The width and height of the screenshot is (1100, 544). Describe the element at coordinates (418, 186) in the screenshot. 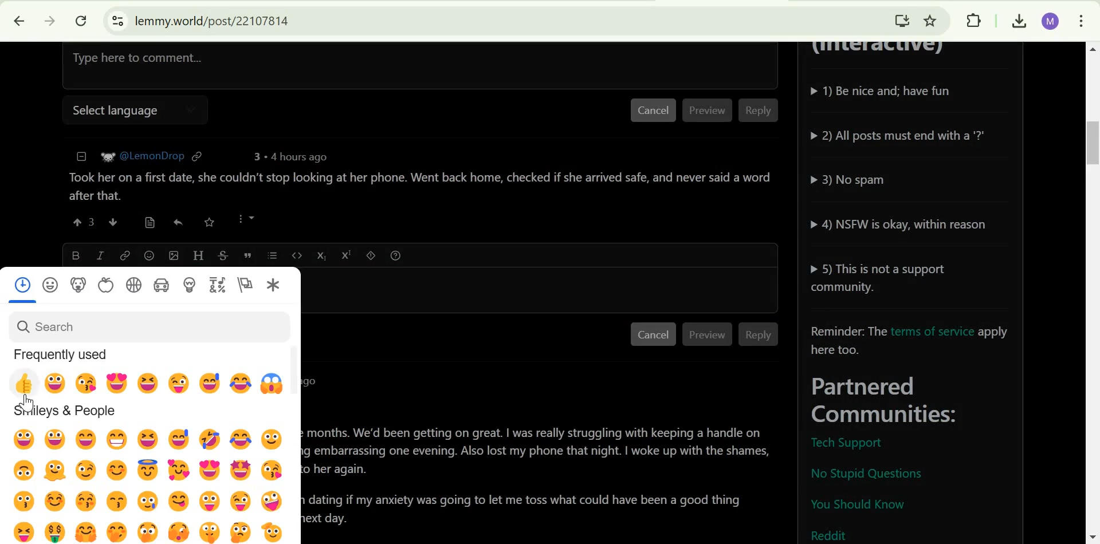

I see `comment` at that location.